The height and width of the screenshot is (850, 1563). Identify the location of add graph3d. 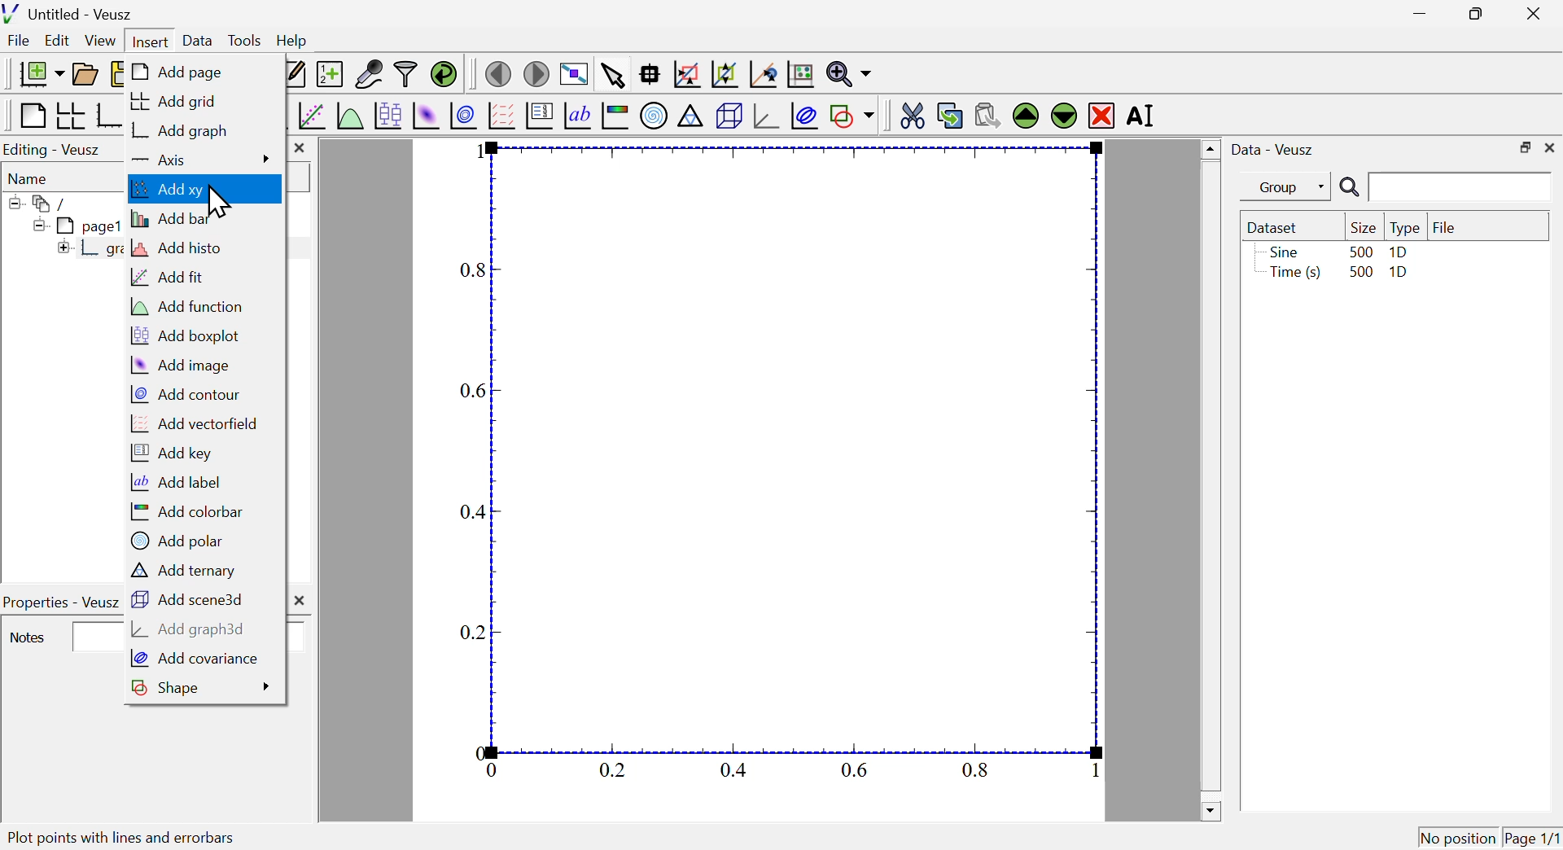
(191, 629).